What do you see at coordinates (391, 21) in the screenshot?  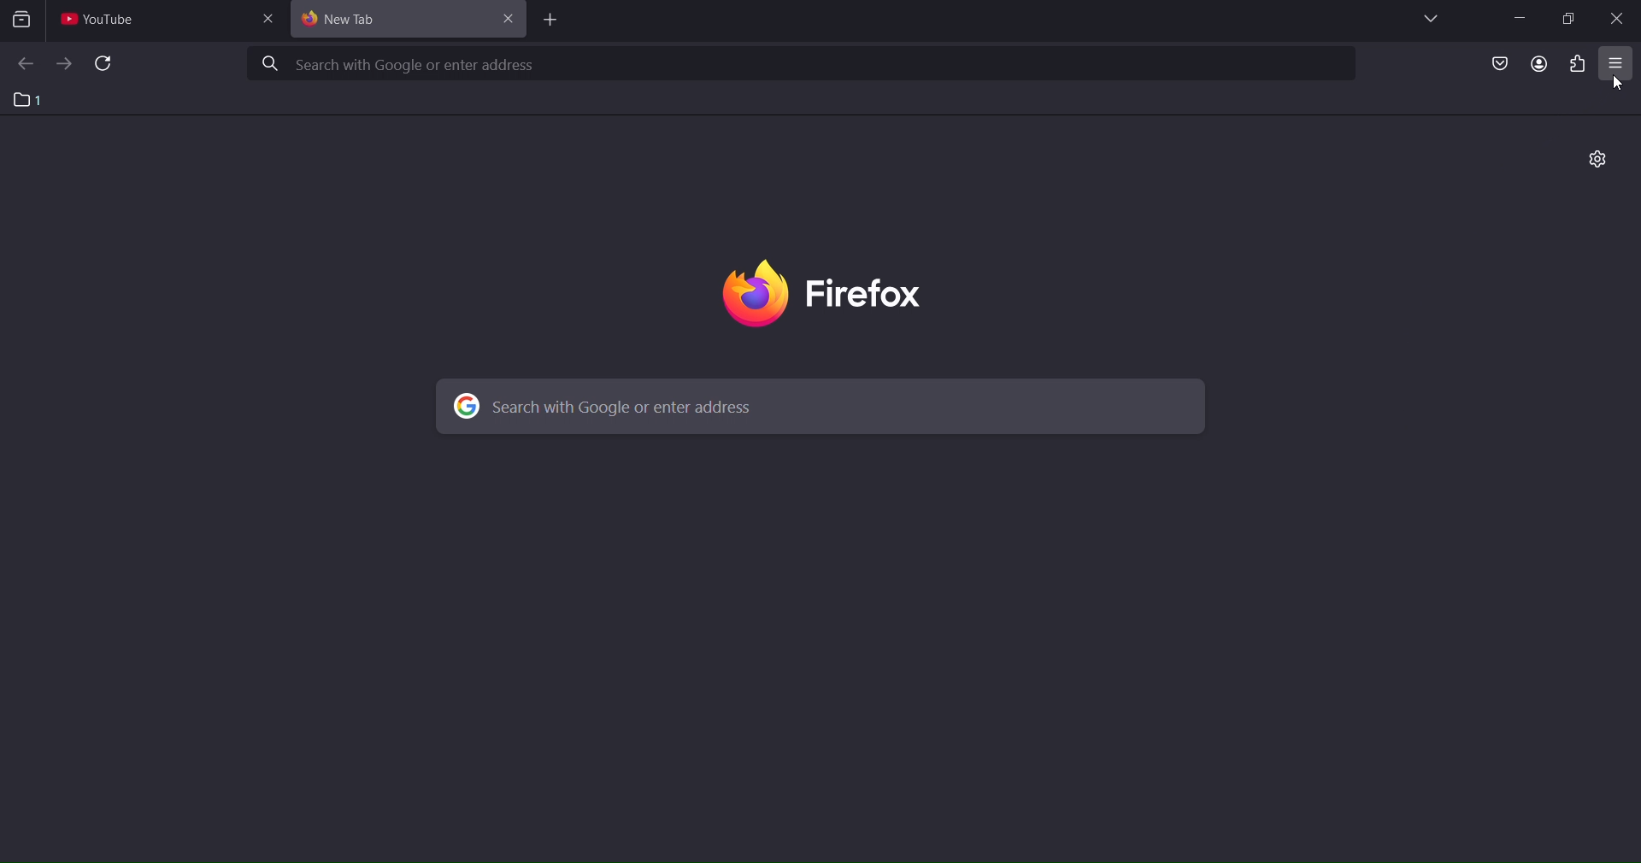 I see `new tab` at bounding box center [391, 21].